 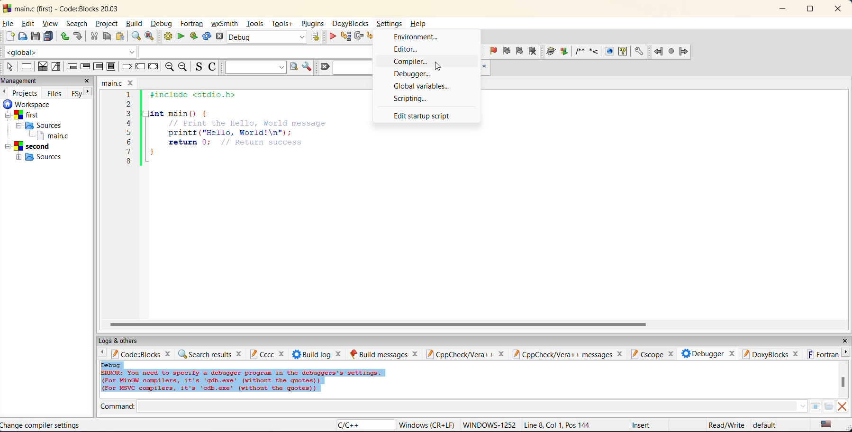 What do you see at coordinates (11, 67) in the screenshot?
I see `select` at bounding box center [11, 67].